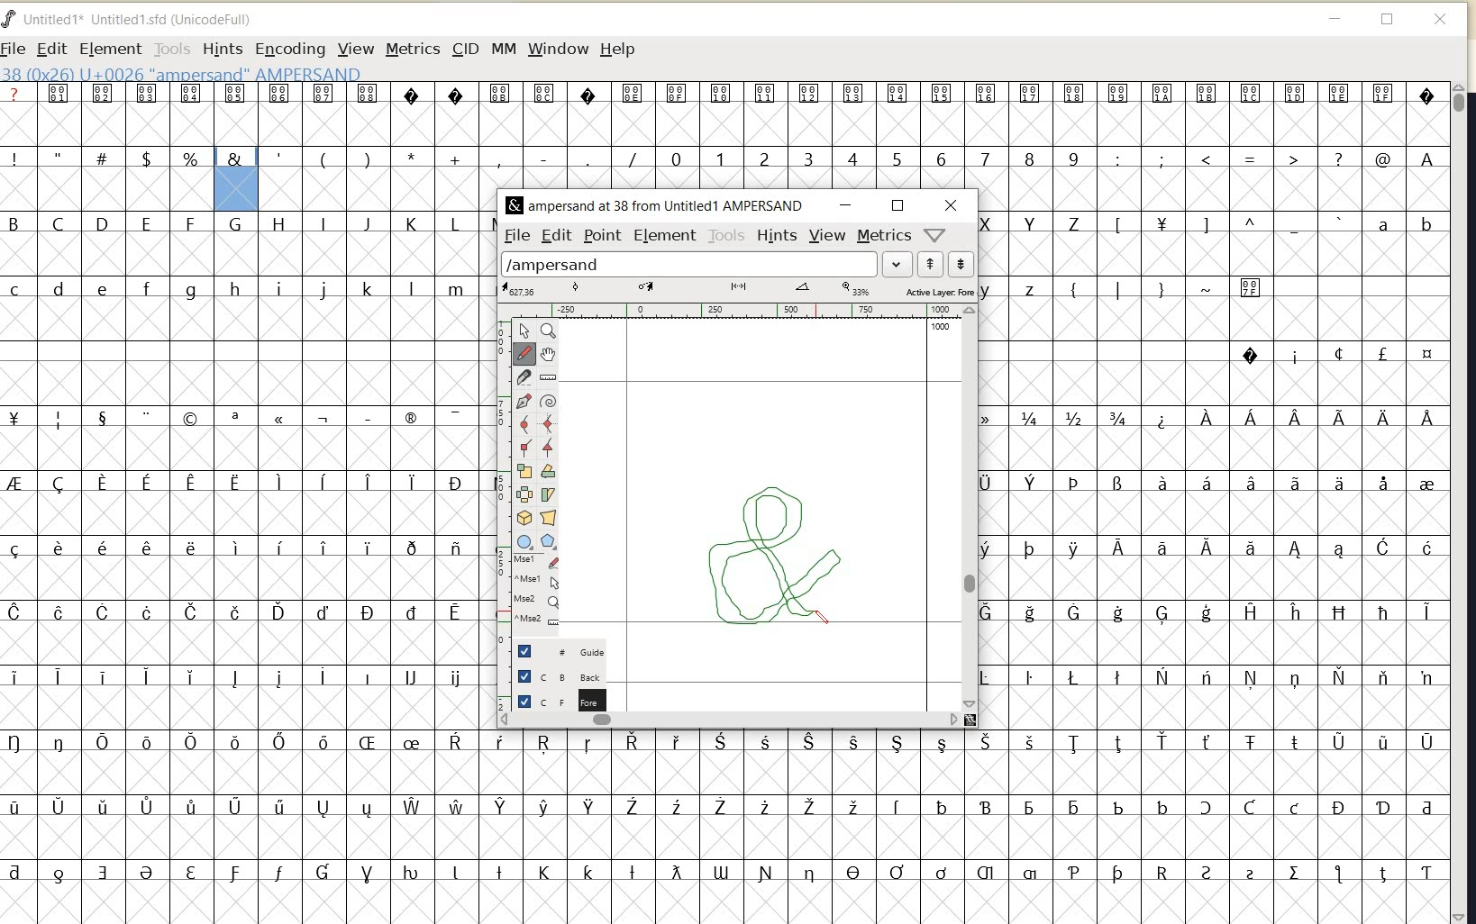 Image resolution: width=1476 pixels, height=924 pixels. Describe the element at coordinates (170, 50) in the screenshot. I see `TOOLS` at that location.